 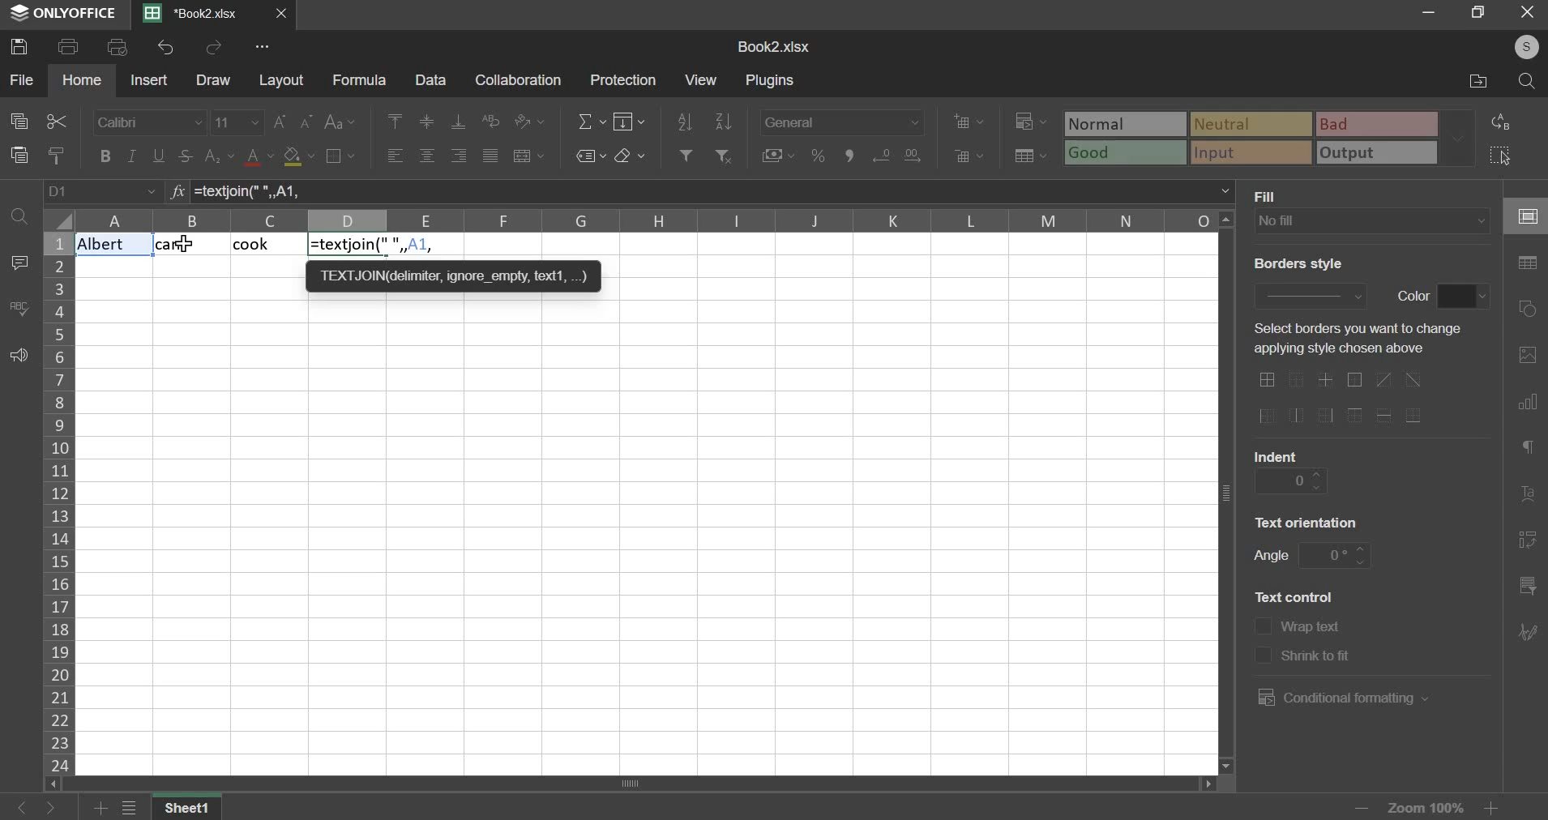 I want to click on fill type, so click(x=1372, y=221).